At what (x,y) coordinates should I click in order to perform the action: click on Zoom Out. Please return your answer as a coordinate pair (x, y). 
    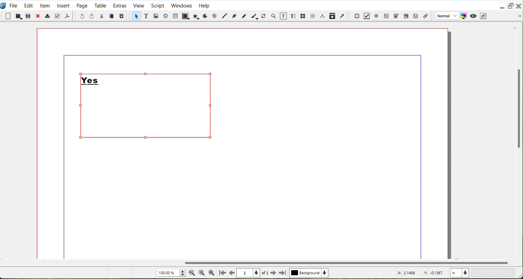
    Looking at the image, I should click on (192, 273).